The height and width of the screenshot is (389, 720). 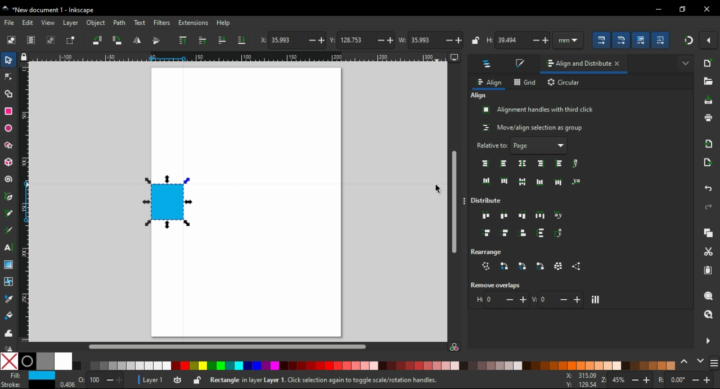 What do you see at coordinates (710, 39) in the screenshot?
I see `snap options` at bounding box center [710, 39].